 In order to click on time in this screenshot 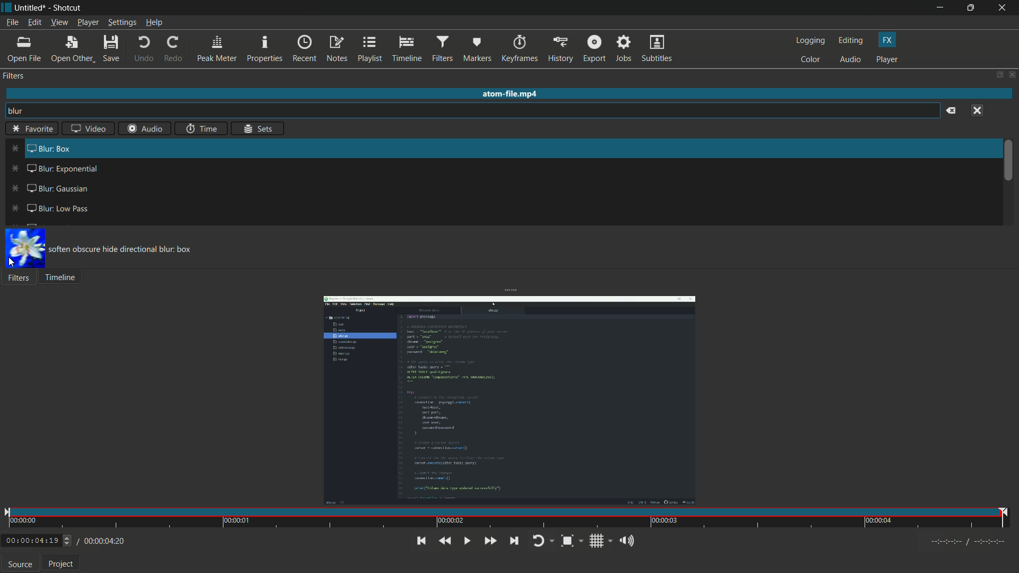, I will do `click(202, 128)`.